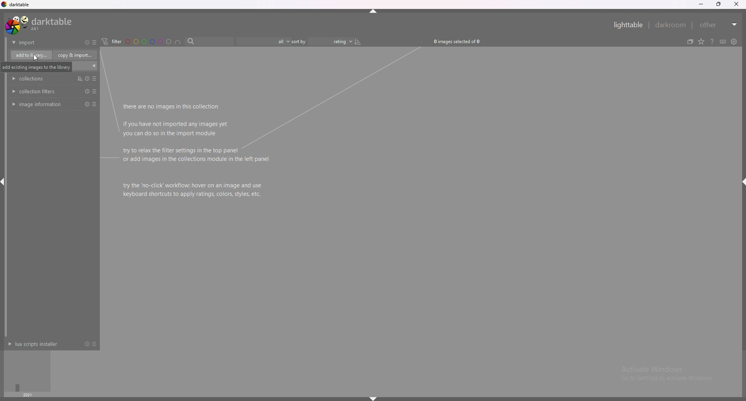 The image size is (746, 401). What do you see at coordinates (36, 344) in the screenshot?
I see `lua scripts installer` at bounding box center [36, 344].